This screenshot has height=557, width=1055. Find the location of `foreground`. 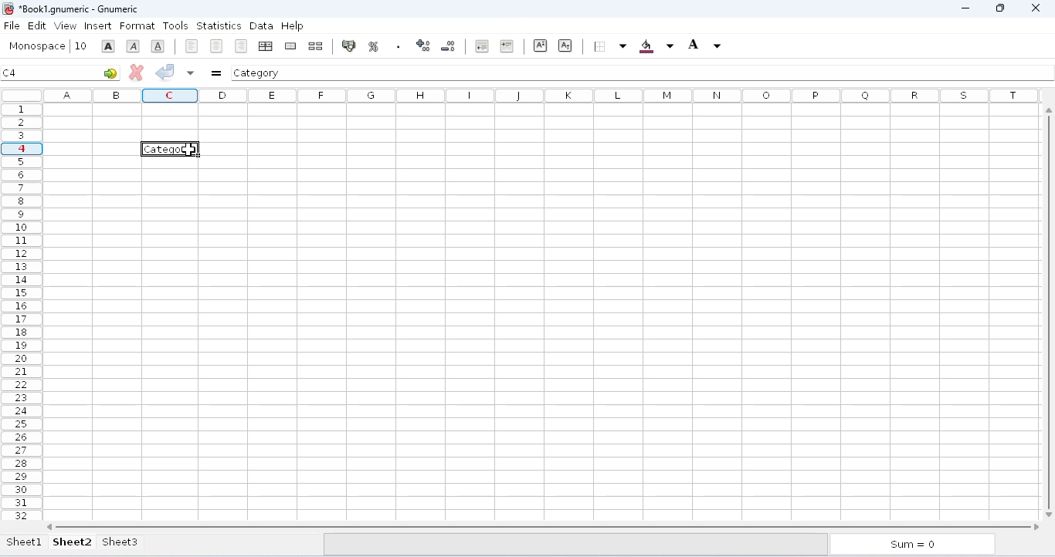

foreground is located at coordinates (704, 45).